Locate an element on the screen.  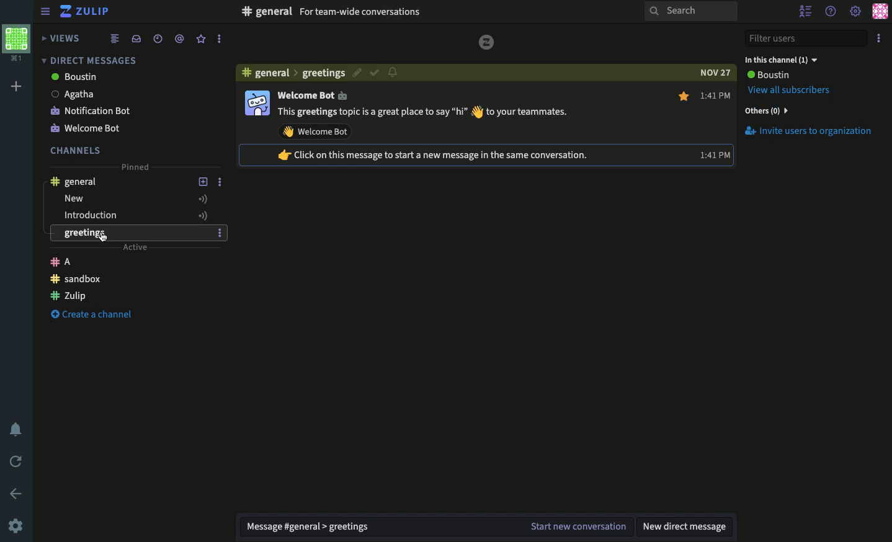
Options is located at coordinates (218, 39).